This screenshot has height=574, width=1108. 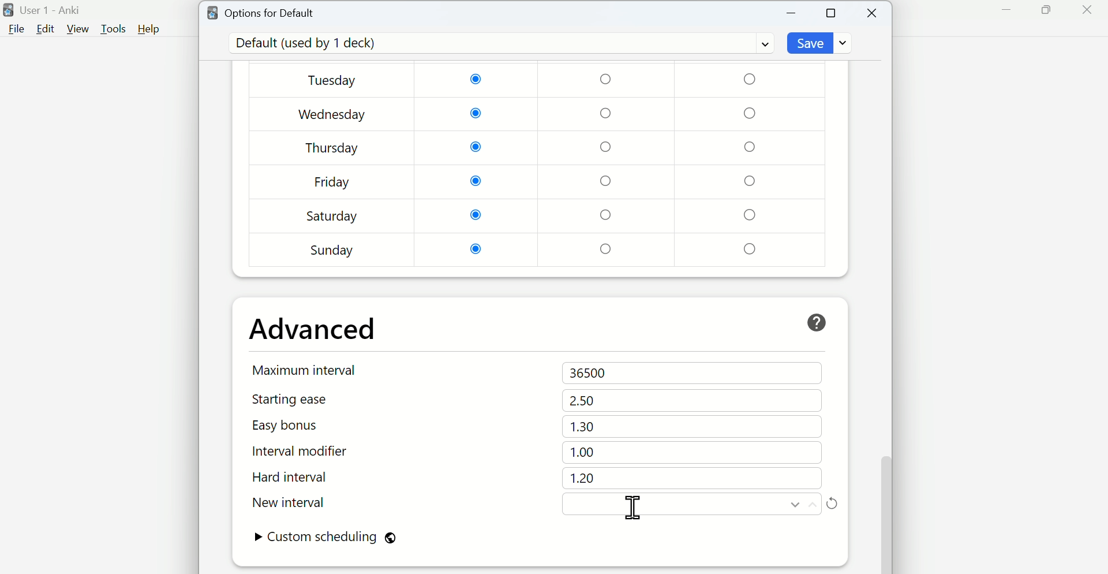 I want to click on 2.50, so click(x=582, y=400).